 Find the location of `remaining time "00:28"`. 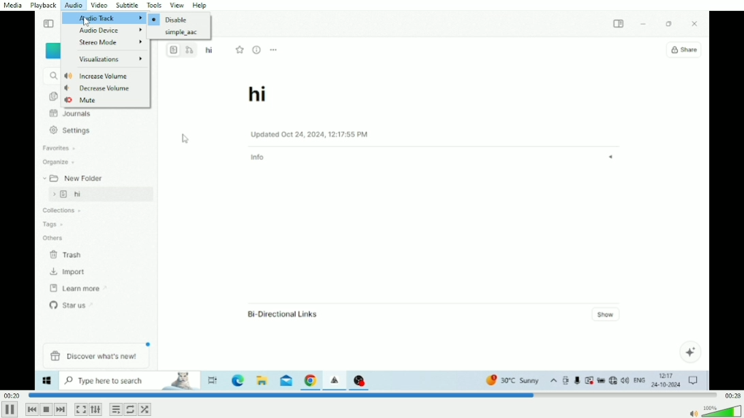

remaining time "00:28" is located at coordinates (732, 395).